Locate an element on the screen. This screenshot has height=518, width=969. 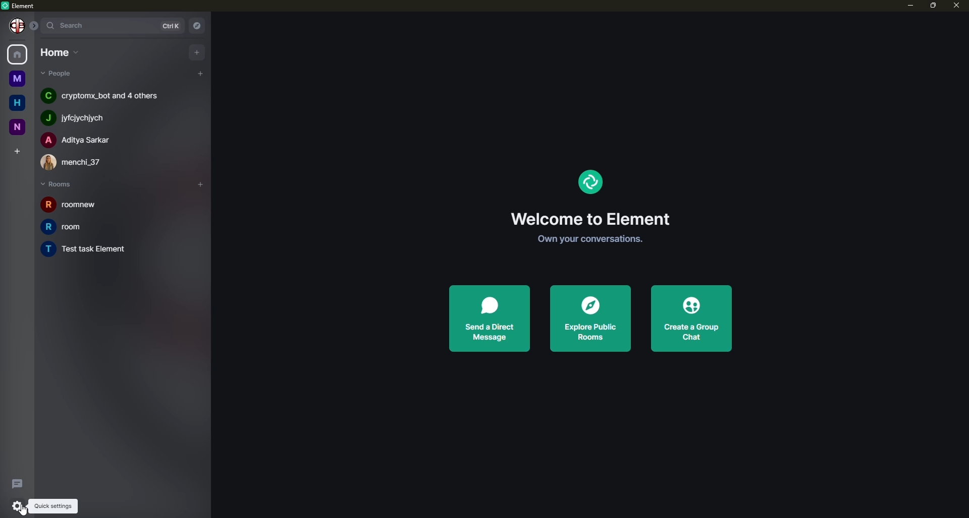
add is located at coordinates (197, 181).